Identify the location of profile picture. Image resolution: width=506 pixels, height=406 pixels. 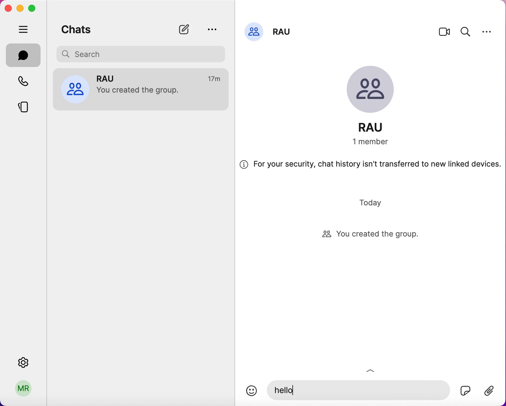
(254, 31).